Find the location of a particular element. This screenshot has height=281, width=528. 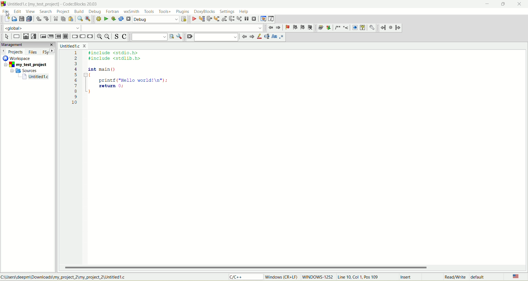

projects is located at coordinates (13, 52).